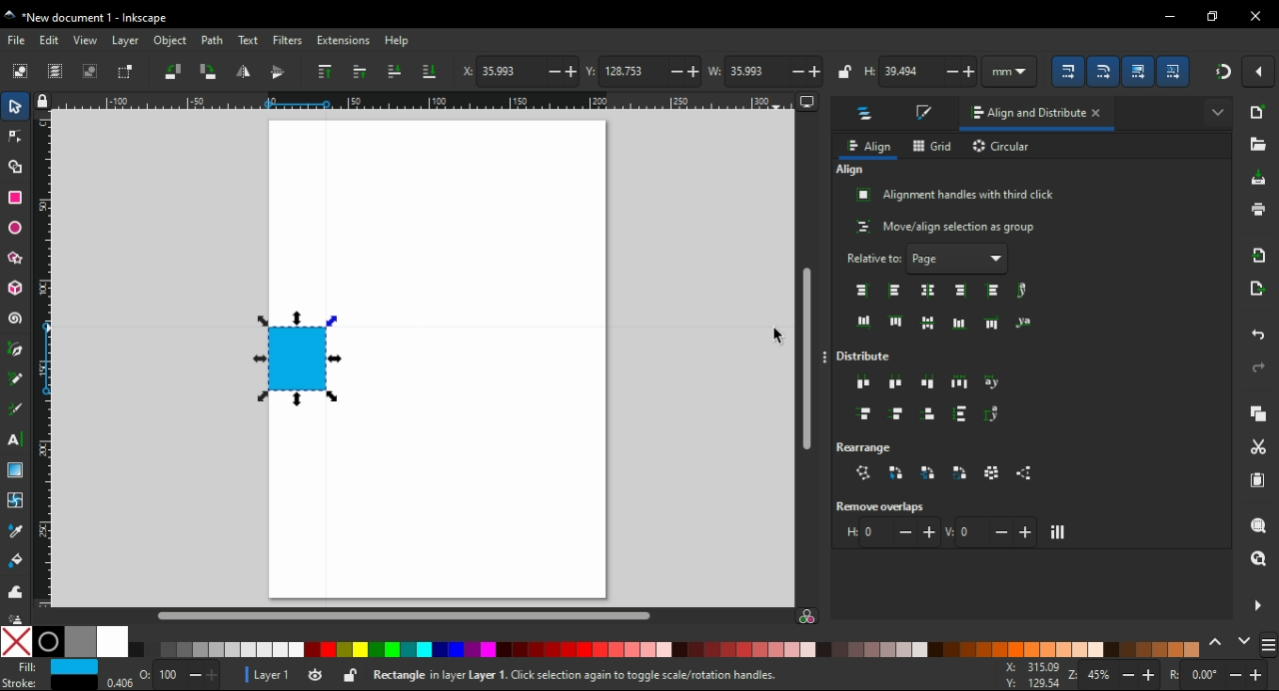 The height and width of the screenshot is (691, 1279). Describe the element at coordinates (639, 674) in the screenshot. I see `Keyboard shortcuts` at that location.